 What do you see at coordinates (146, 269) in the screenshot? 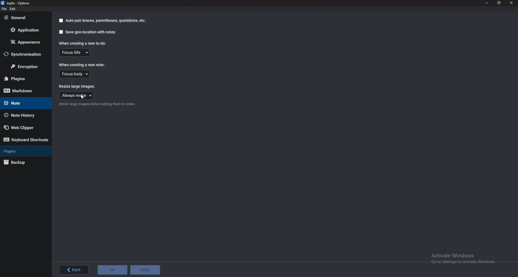
I see `Apply` at bounding box center [146, 269].